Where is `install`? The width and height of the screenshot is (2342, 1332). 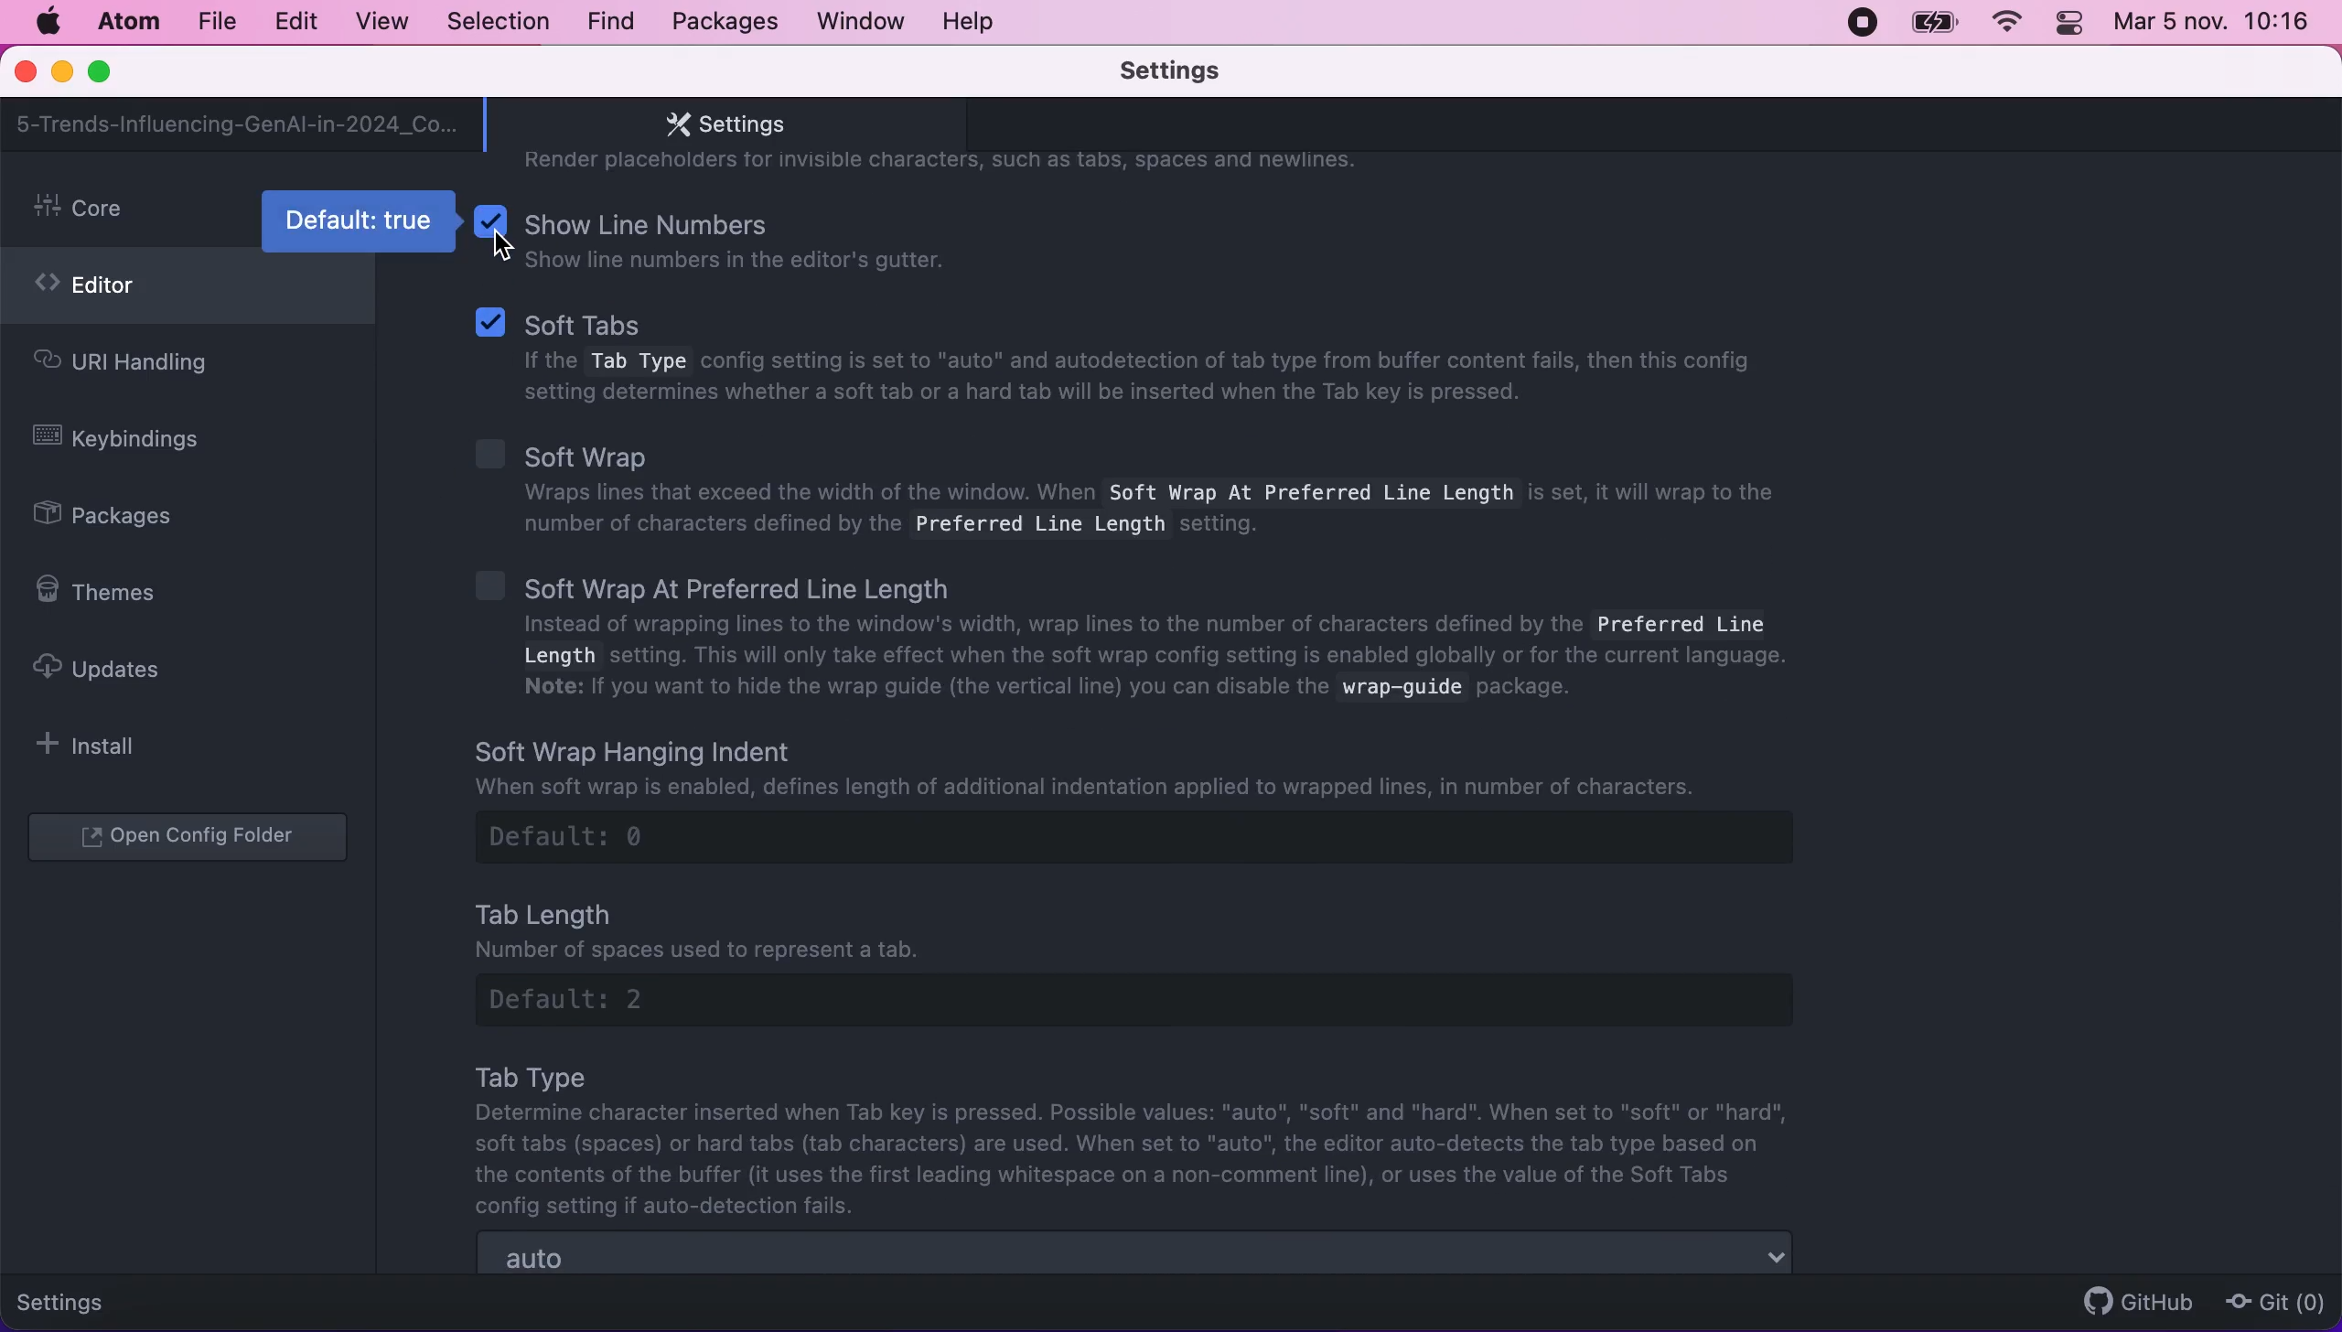 install is located at coordinates (97, 745).